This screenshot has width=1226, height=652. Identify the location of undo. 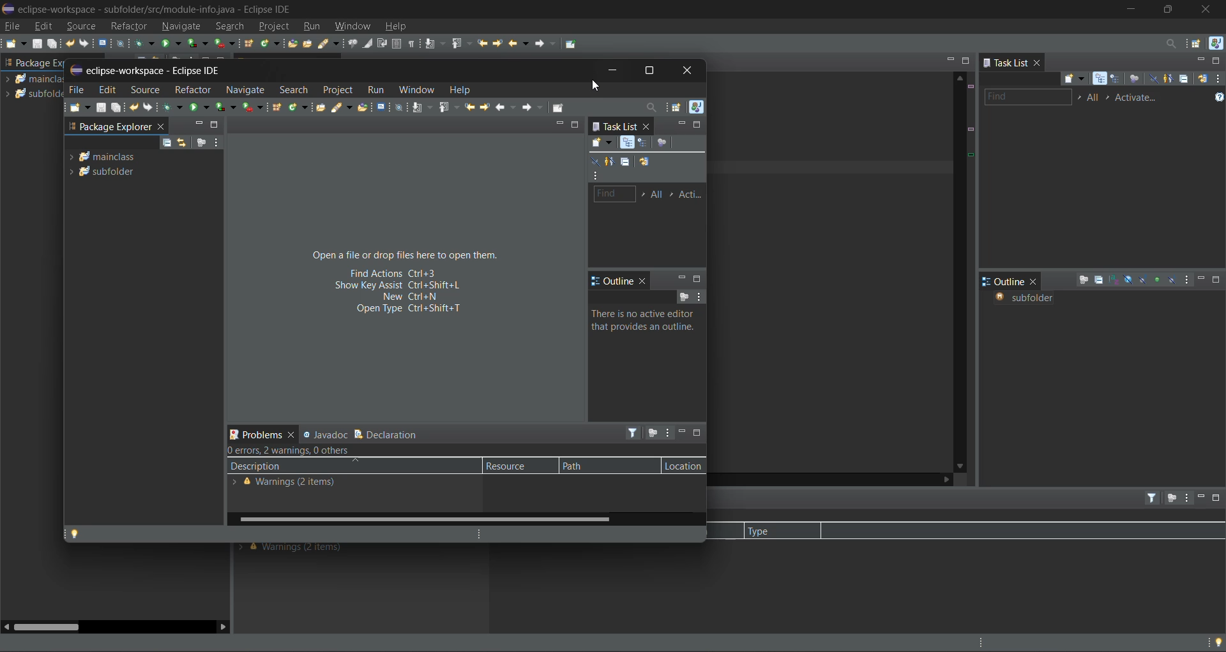
(71, 44).